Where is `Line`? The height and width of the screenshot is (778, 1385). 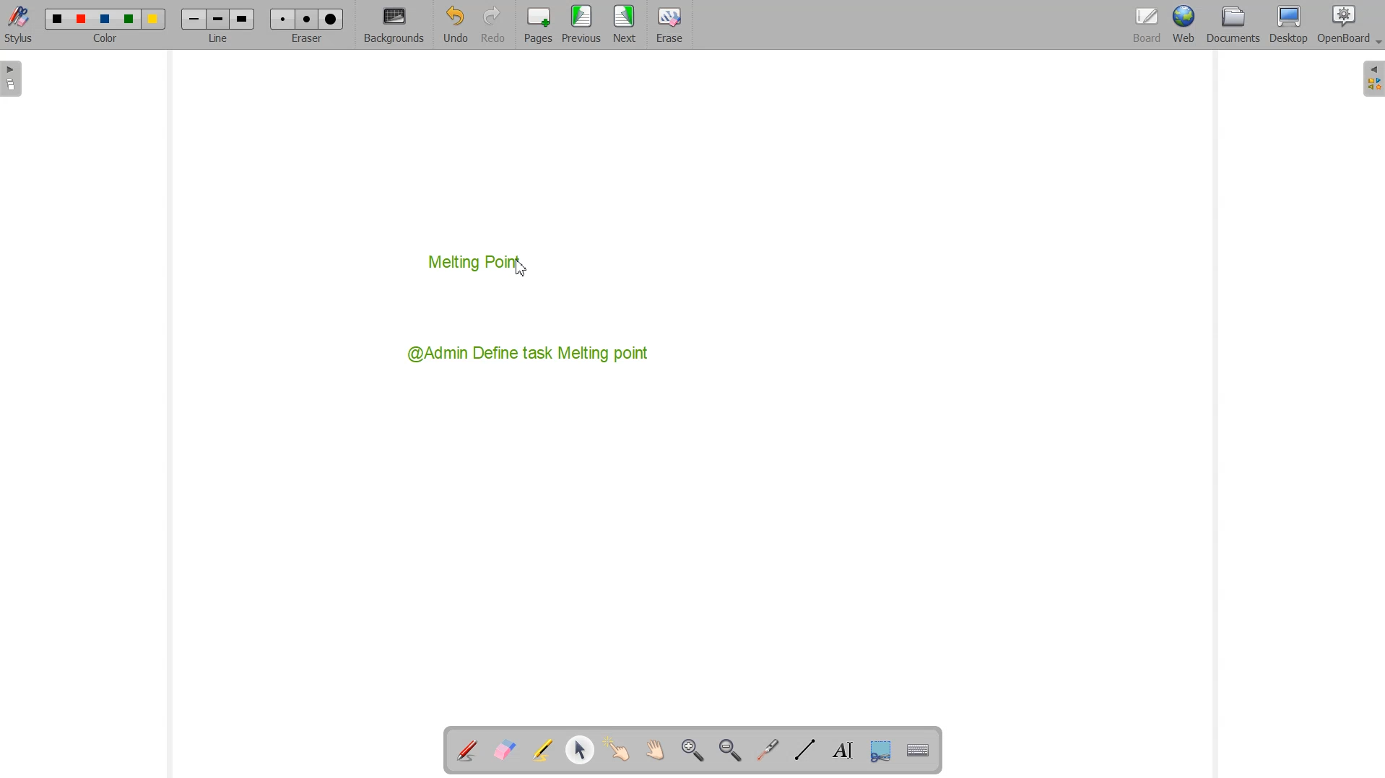 Line is located at coordinates (217, 25).